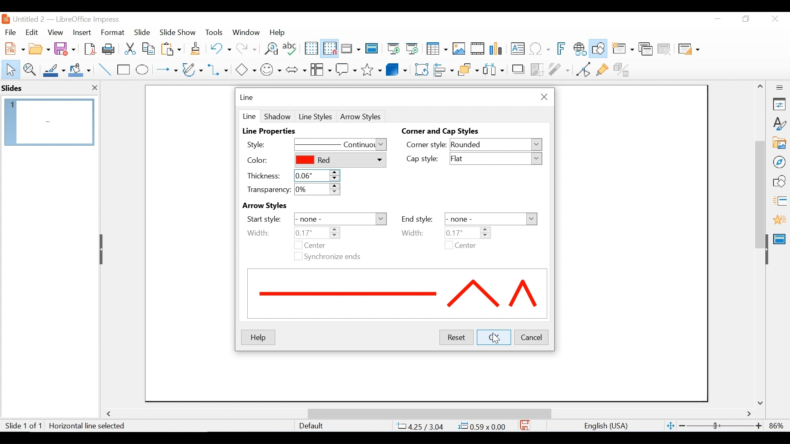  Describe the element at coordinates (271, 49) in the screenshot. I see `Find and Replace` at that location.